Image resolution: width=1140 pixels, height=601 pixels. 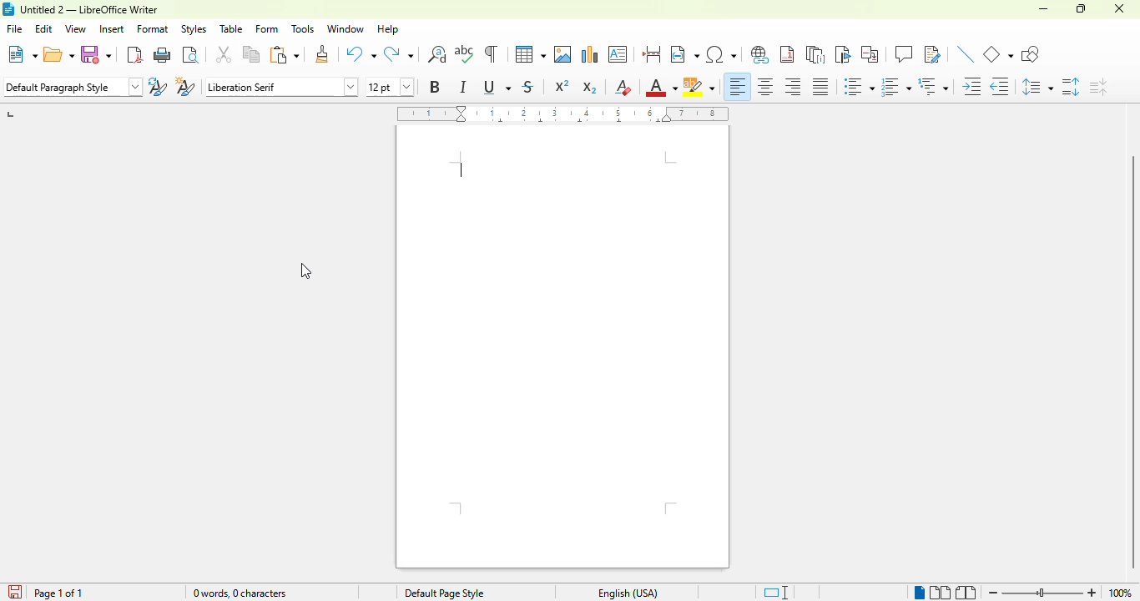 What do you see at coordinates (590, 54) in the screenshot?
I see `insert chart` at bounding box center [590, 54].